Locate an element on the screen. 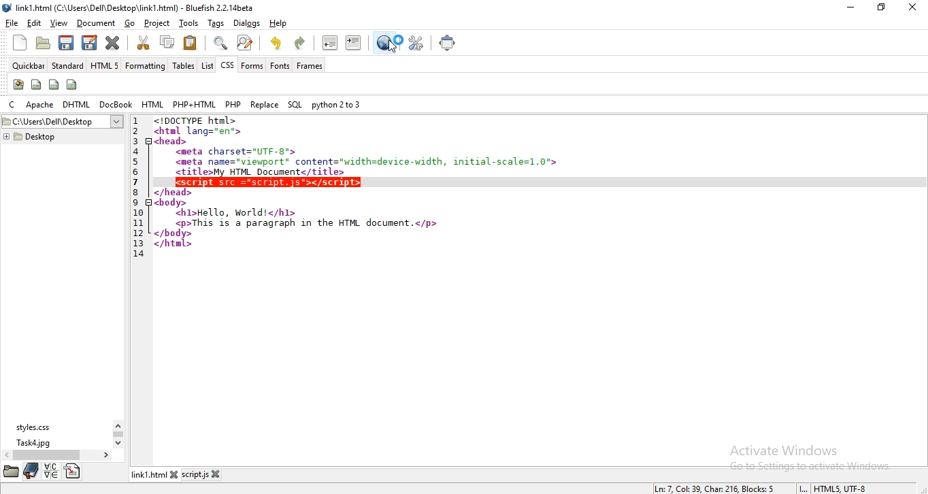  12 is located at coordinates (138, 234).